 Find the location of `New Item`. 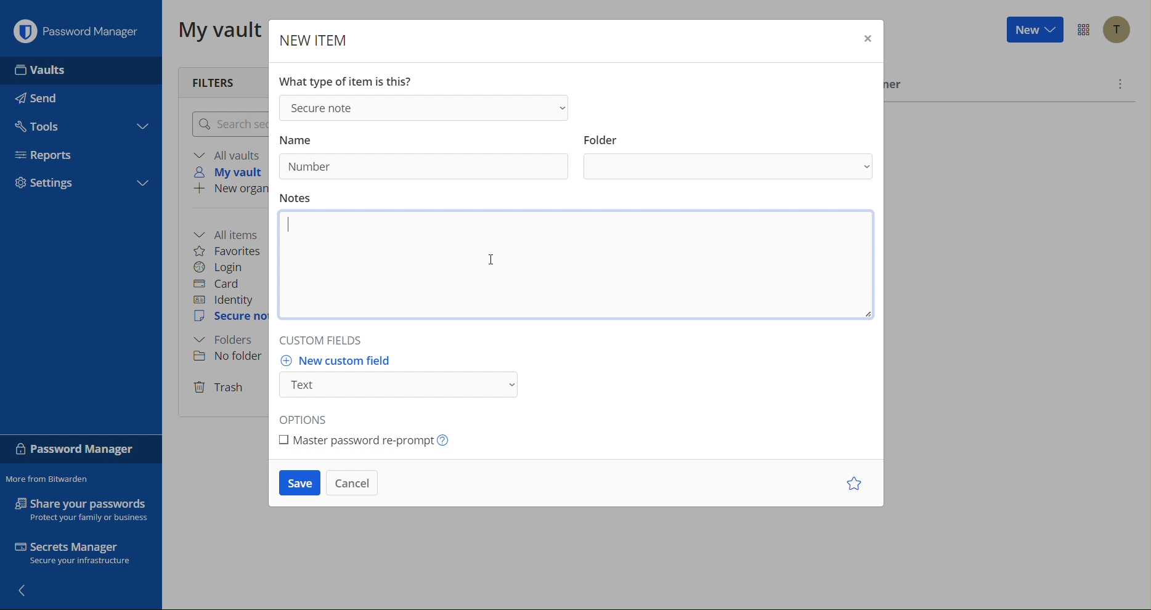

New Item is located at coordinates (312, 36).